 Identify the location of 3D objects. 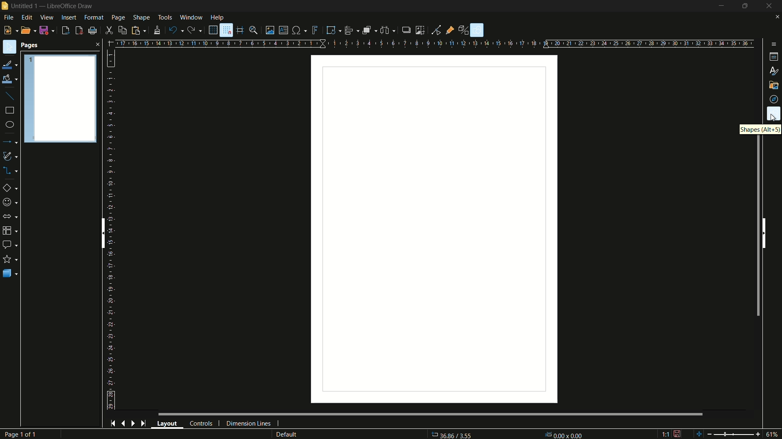
(10, 273).